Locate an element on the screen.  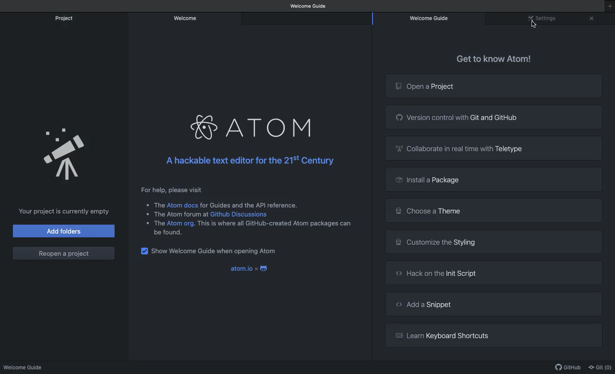
checkbox is located at coordinates (144, 251).